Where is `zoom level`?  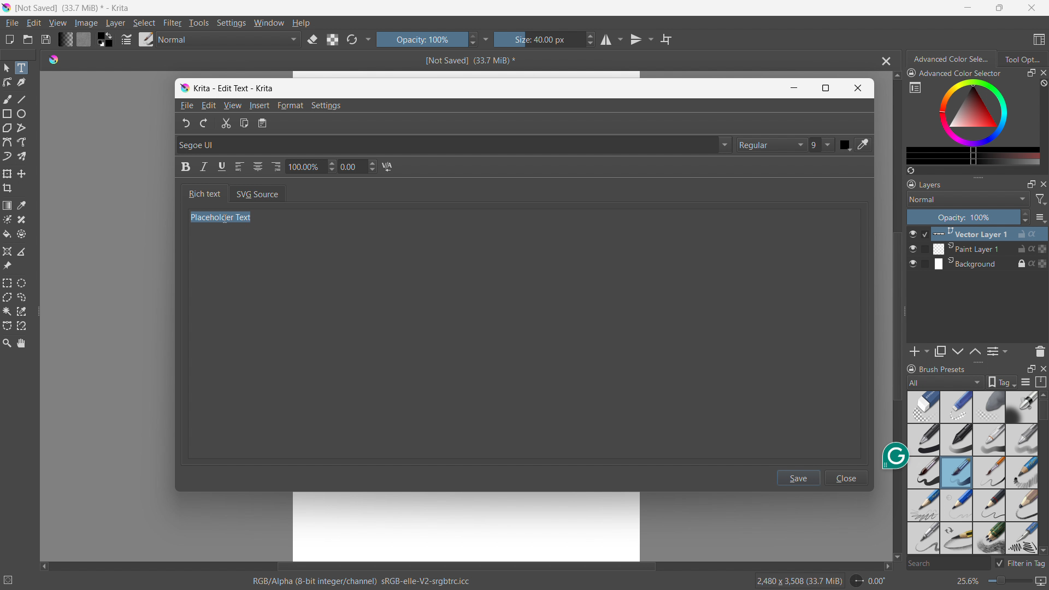 zoom level is located at coordinates (1001, 582).